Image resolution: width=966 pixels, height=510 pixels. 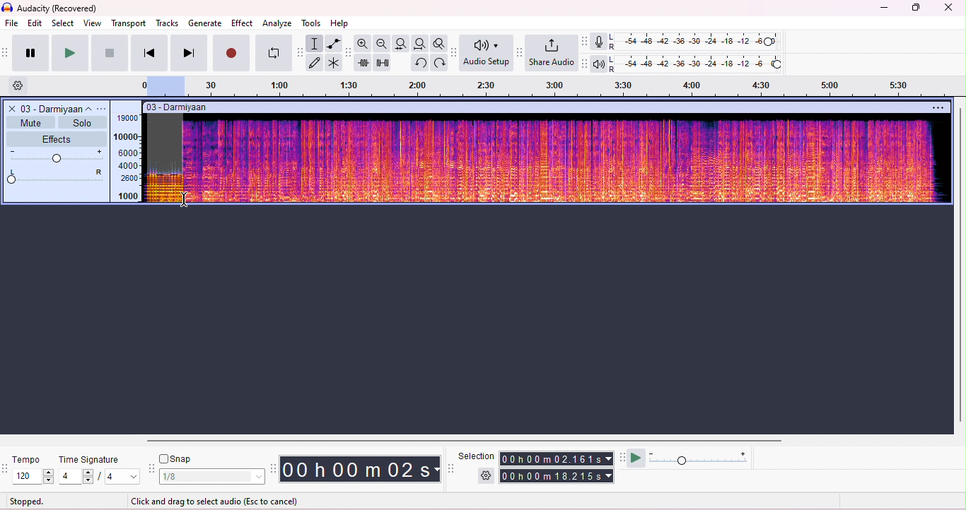 I want to click on file, so click(x=11, y=23).